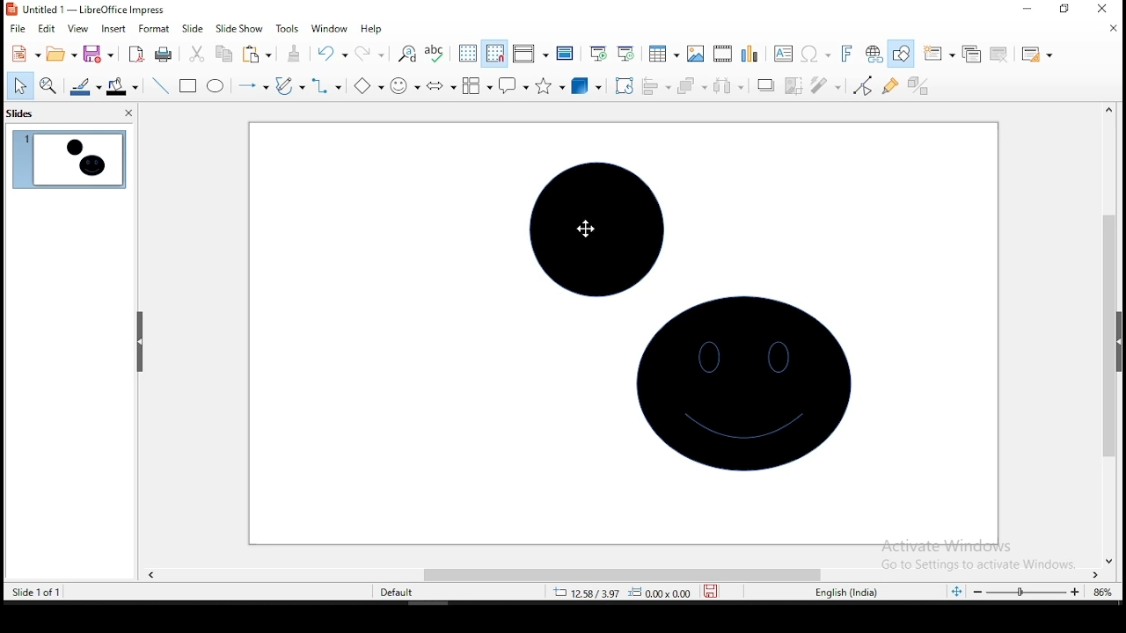 The height and width of the screenshot is (633, 1126). What do you see at coordinates (135, 55) in the screenshot?
I see `export as PDF` at bounding box center [135, 55].